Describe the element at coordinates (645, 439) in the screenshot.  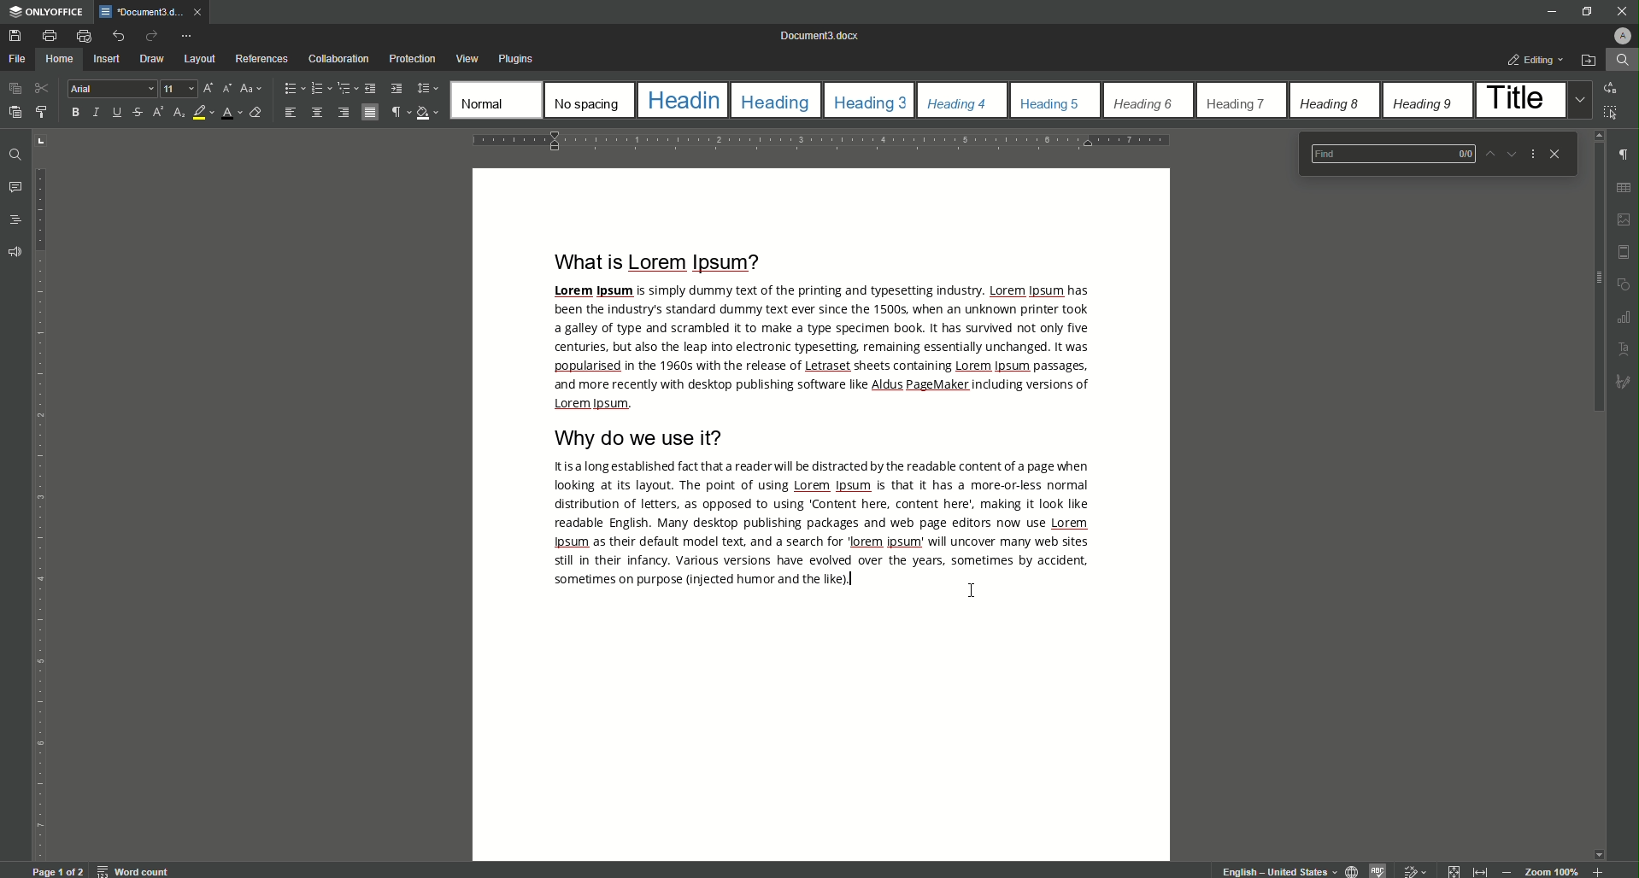
I see `Why DO We Use It?` at that location.